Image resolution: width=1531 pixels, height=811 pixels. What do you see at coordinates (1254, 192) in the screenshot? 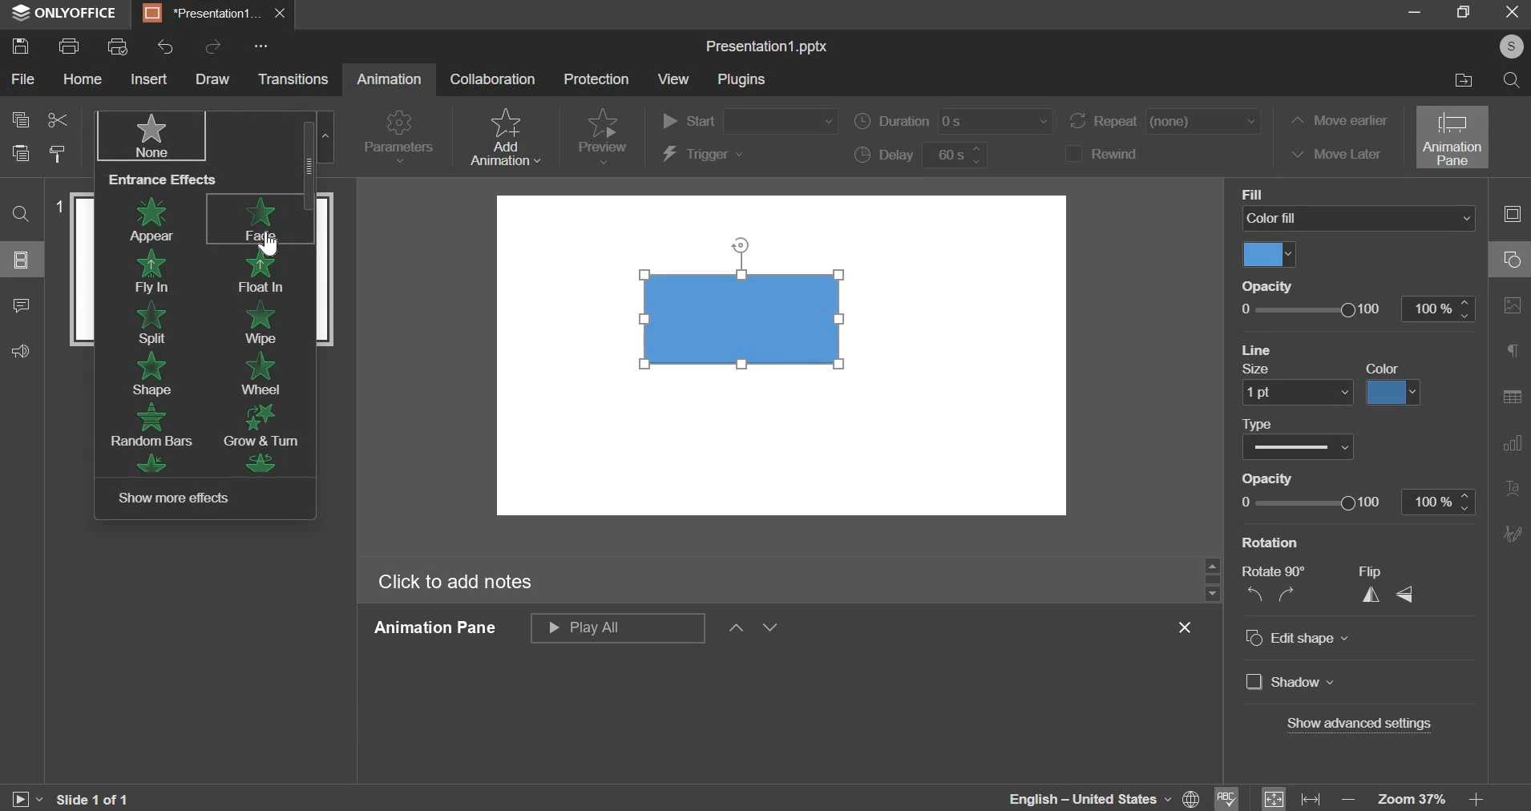
I see `Fill` at bounding box center [1254, 192].